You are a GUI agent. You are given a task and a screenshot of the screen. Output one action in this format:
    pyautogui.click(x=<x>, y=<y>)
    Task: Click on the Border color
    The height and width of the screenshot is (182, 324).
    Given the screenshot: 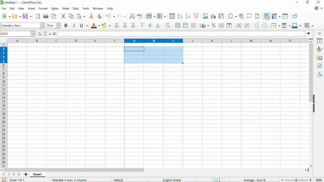 What is the action you would take?
    pyautogui.click(x=296, y=25)
    